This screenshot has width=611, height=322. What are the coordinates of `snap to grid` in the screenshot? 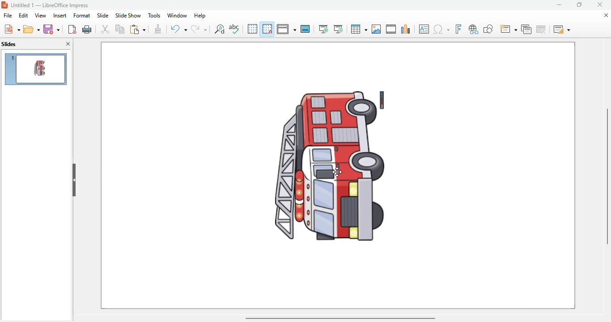 It's located at (267, 29).